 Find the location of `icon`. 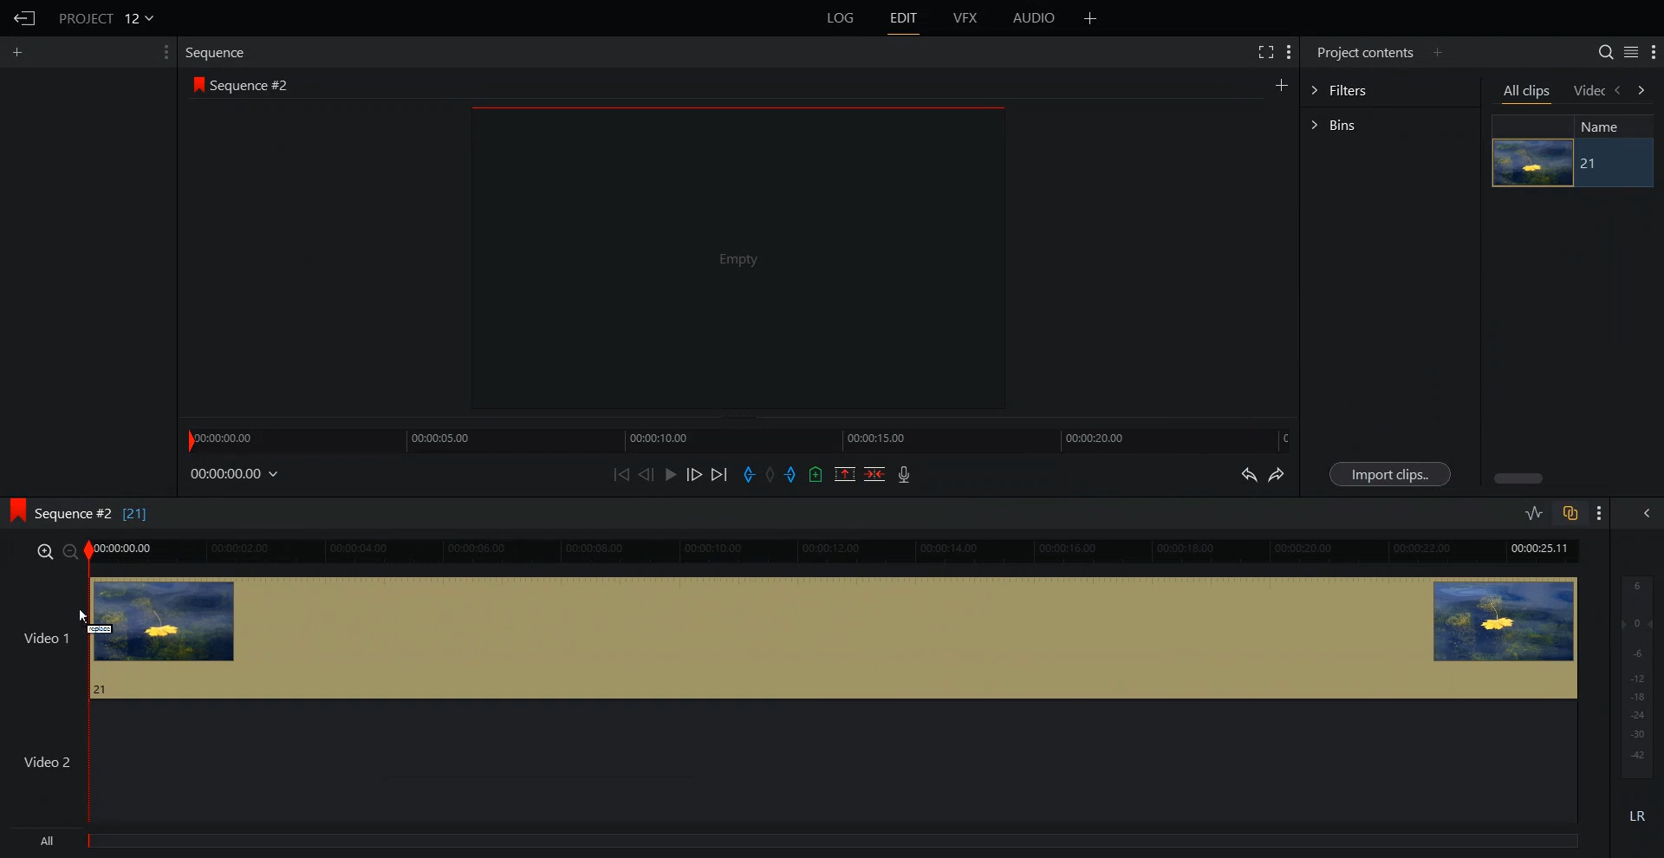

icon is located at coordinates (16, 510).